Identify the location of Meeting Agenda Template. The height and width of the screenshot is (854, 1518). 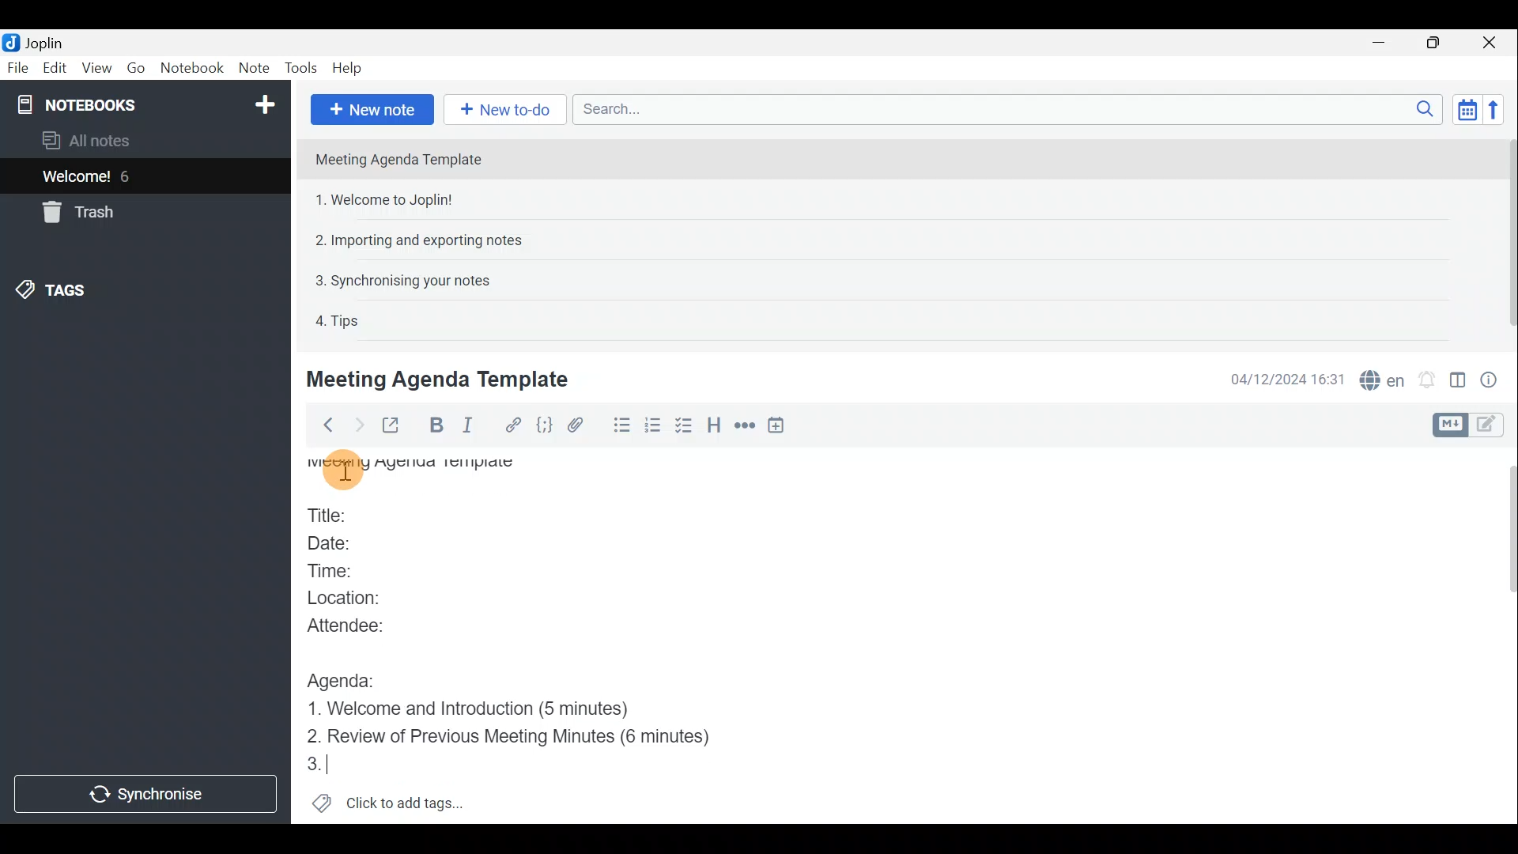
(440, 379).